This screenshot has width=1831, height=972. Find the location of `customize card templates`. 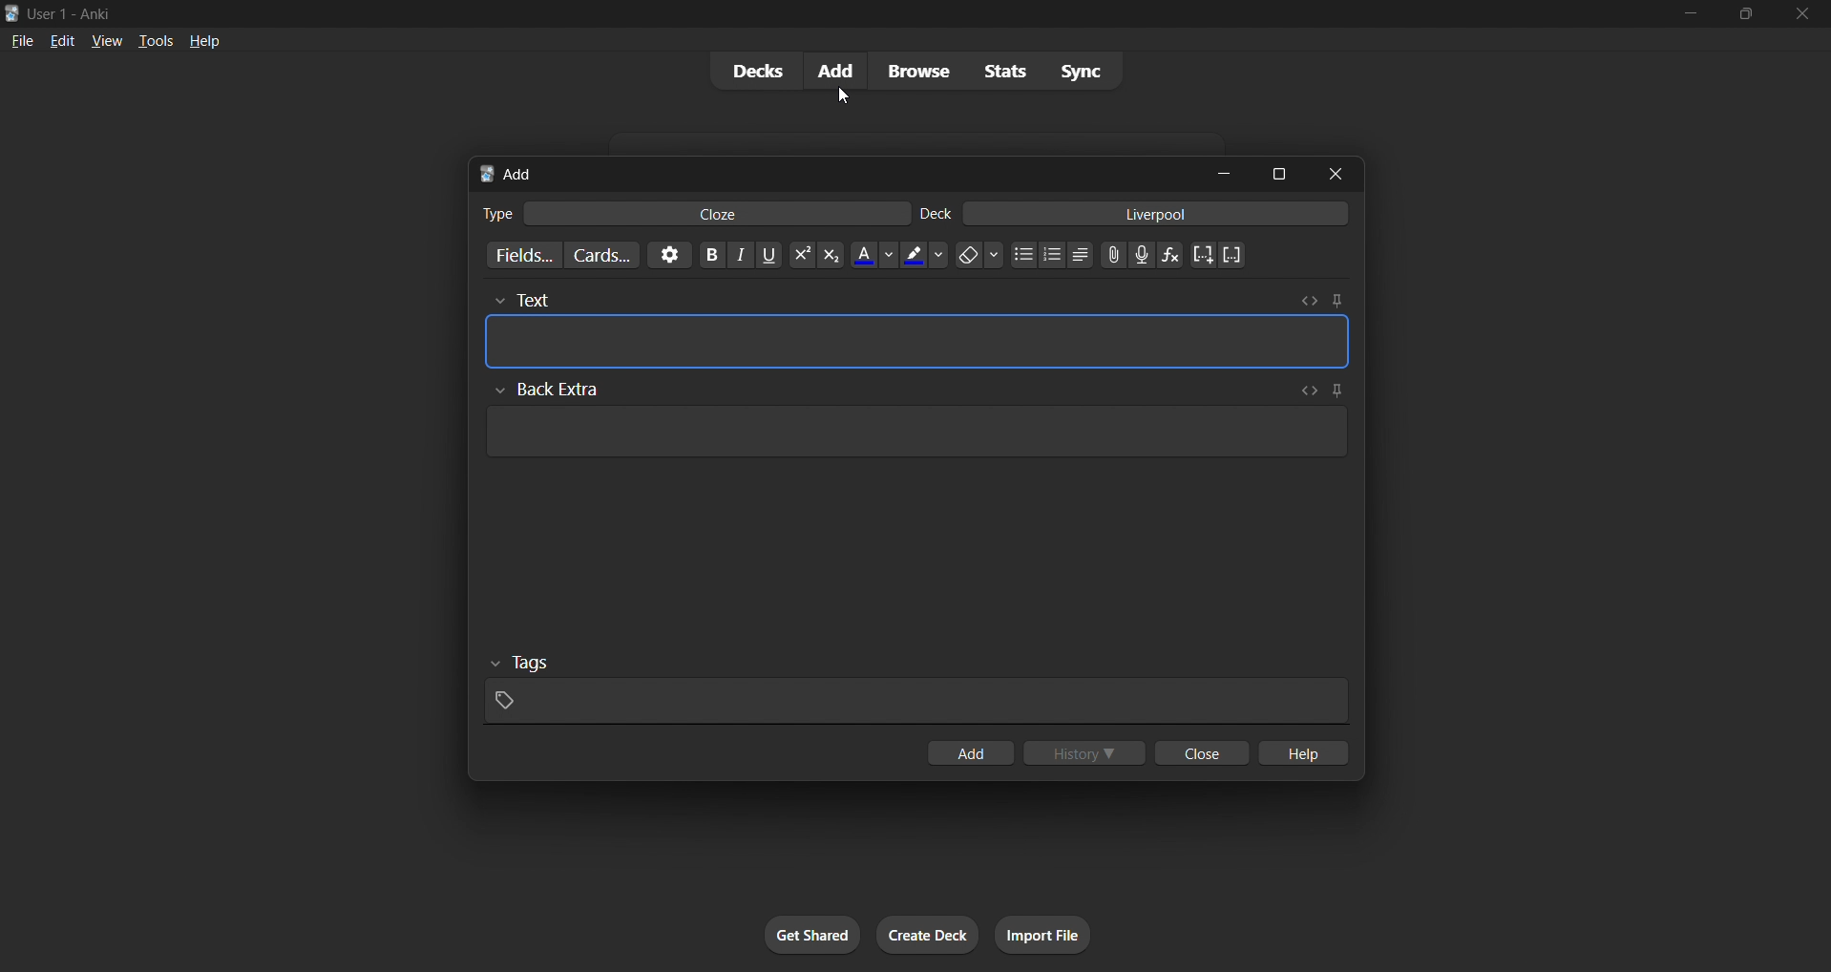

customize card templates is located at coordinates (610, 256).